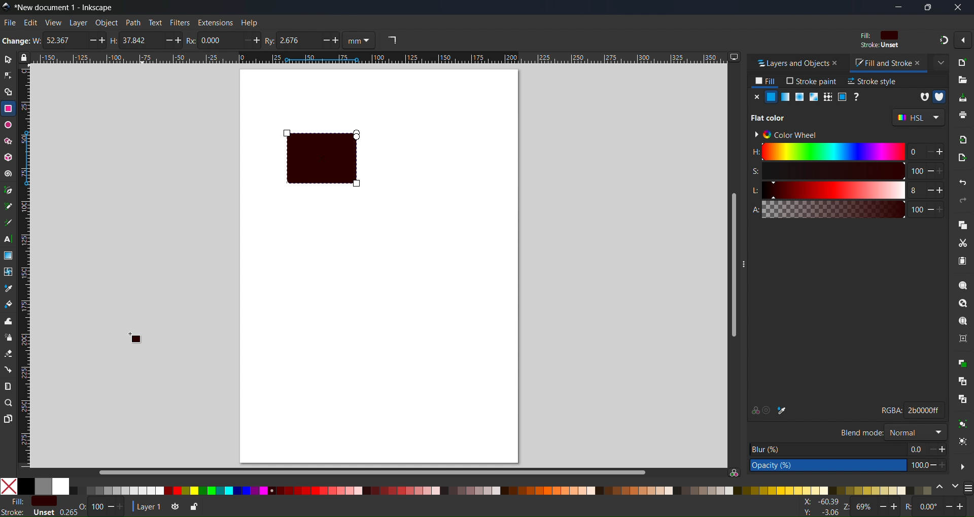 The width and height of the screenshot is (974, 517). I want to click on Open file dailogue, so click(962, 78).